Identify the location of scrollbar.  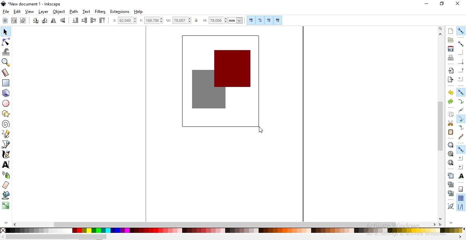
(56, 237).